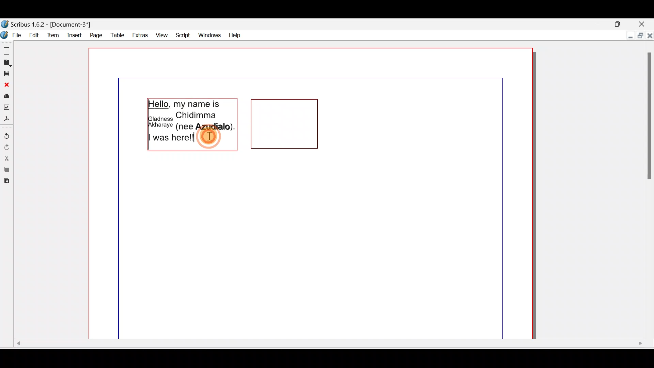  I want to click on View, so click(162, 34).